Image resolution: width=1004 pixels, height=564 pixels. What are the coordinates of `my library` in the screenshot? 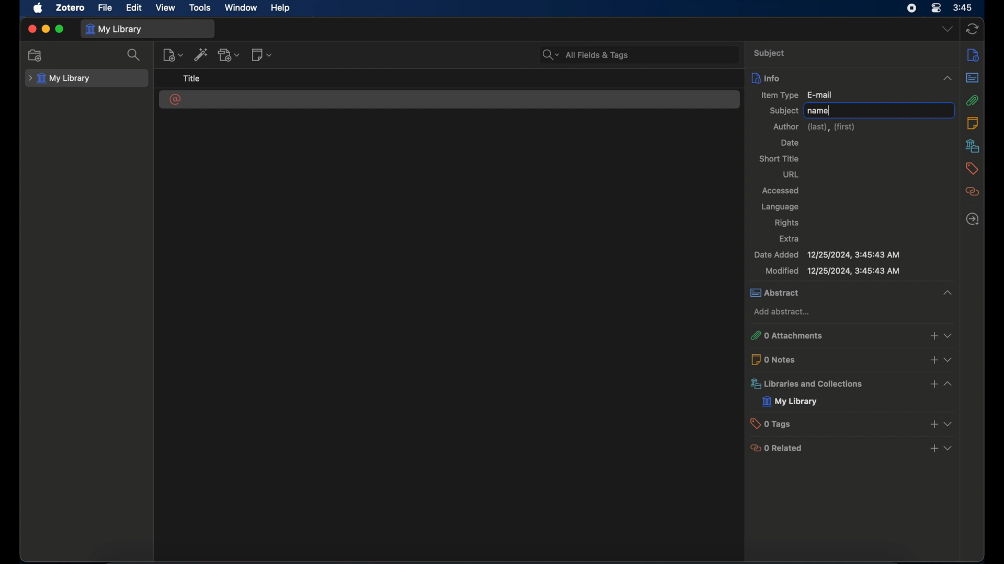 It's located at (790, 402).